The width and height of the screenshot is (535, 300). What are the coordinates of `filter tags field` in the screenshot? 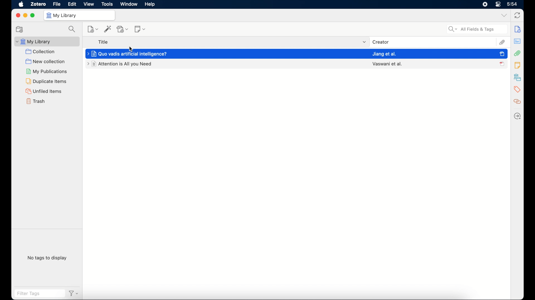 It's located at (40, 293).